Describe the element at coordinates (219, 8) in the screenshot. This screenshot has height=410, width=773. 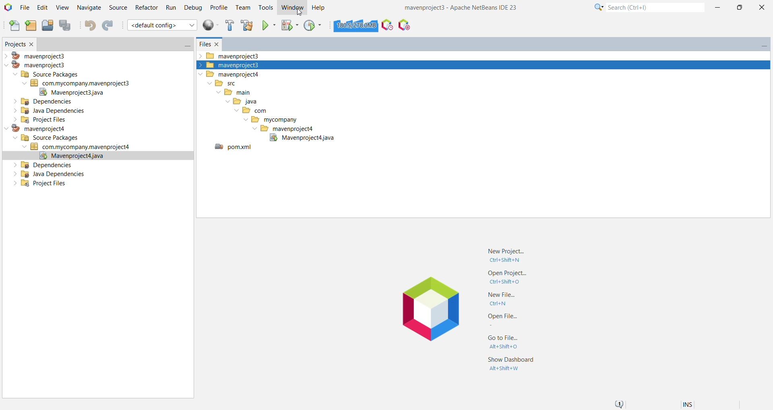
I see `Profile` at that location.